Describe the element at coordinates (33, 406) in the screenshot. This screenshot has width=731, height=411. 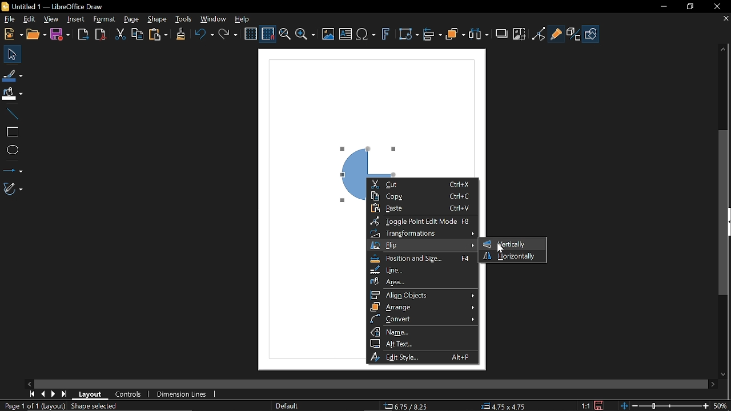
I see `Page 1 of 1 (Layout)` at that location.